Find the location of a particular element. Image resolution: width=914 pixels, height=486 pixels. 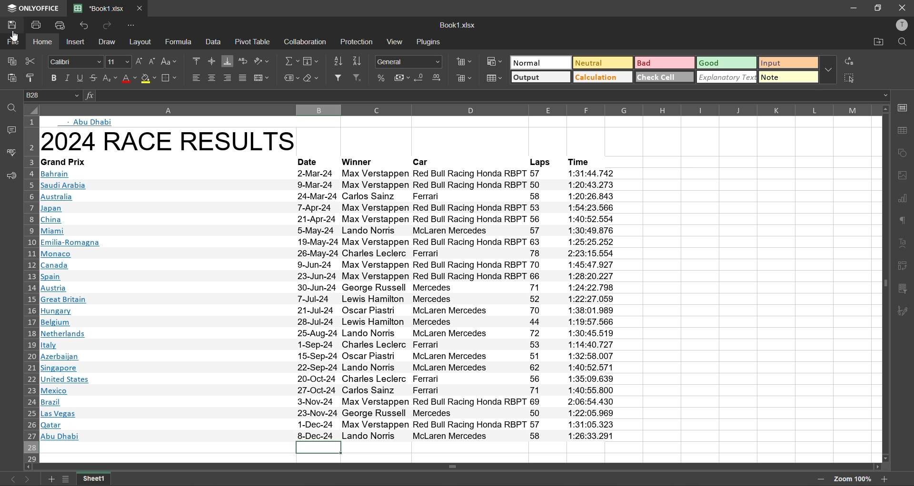

Time is located at coordinates (583, 162).